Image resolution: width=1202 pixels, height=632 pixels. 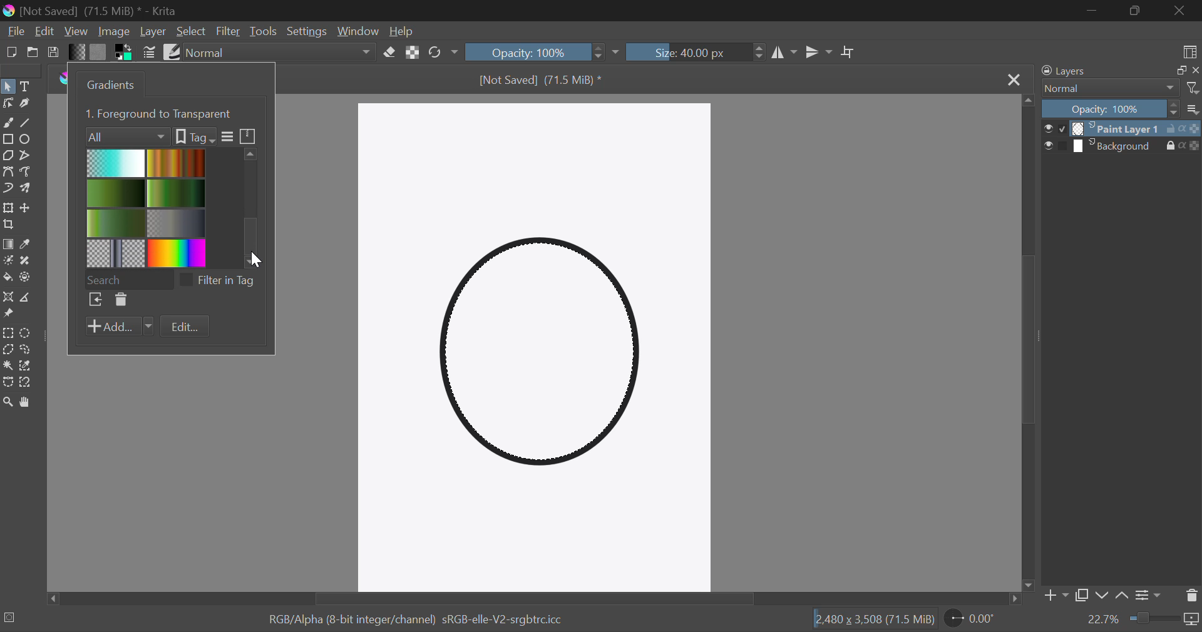 I want to click on Reference Images, so click(x=8, y=315).